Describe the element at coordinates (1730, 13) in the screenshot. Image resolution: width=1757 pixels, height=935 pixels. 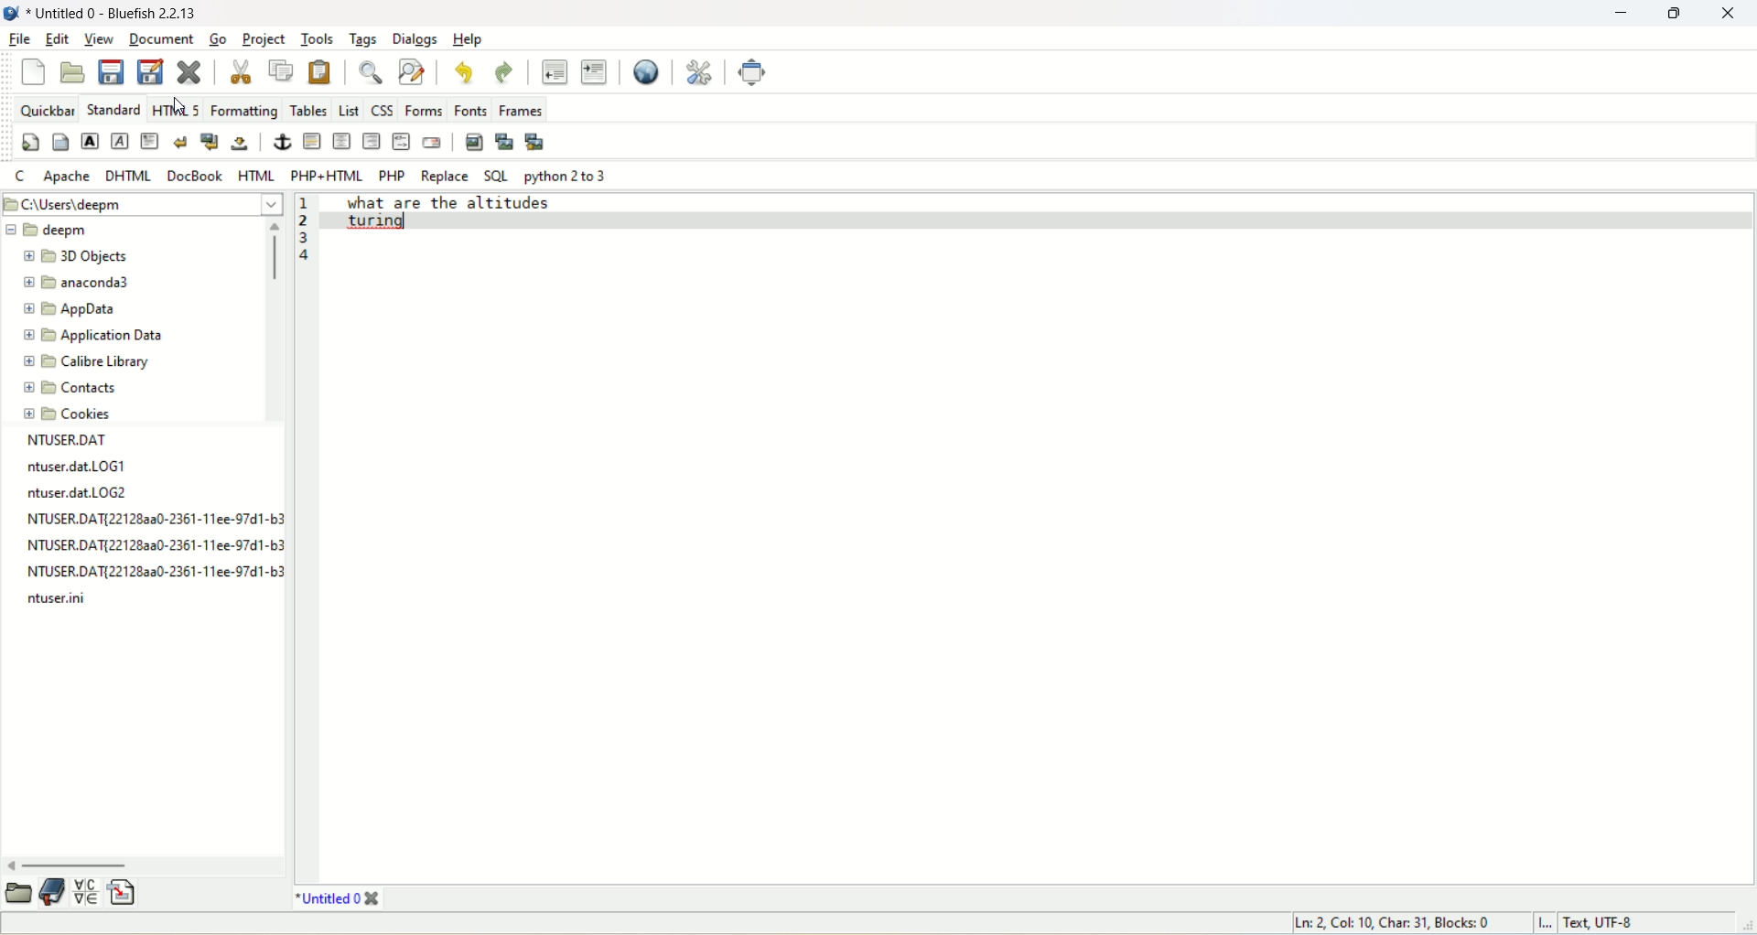
I see `close` at that location.